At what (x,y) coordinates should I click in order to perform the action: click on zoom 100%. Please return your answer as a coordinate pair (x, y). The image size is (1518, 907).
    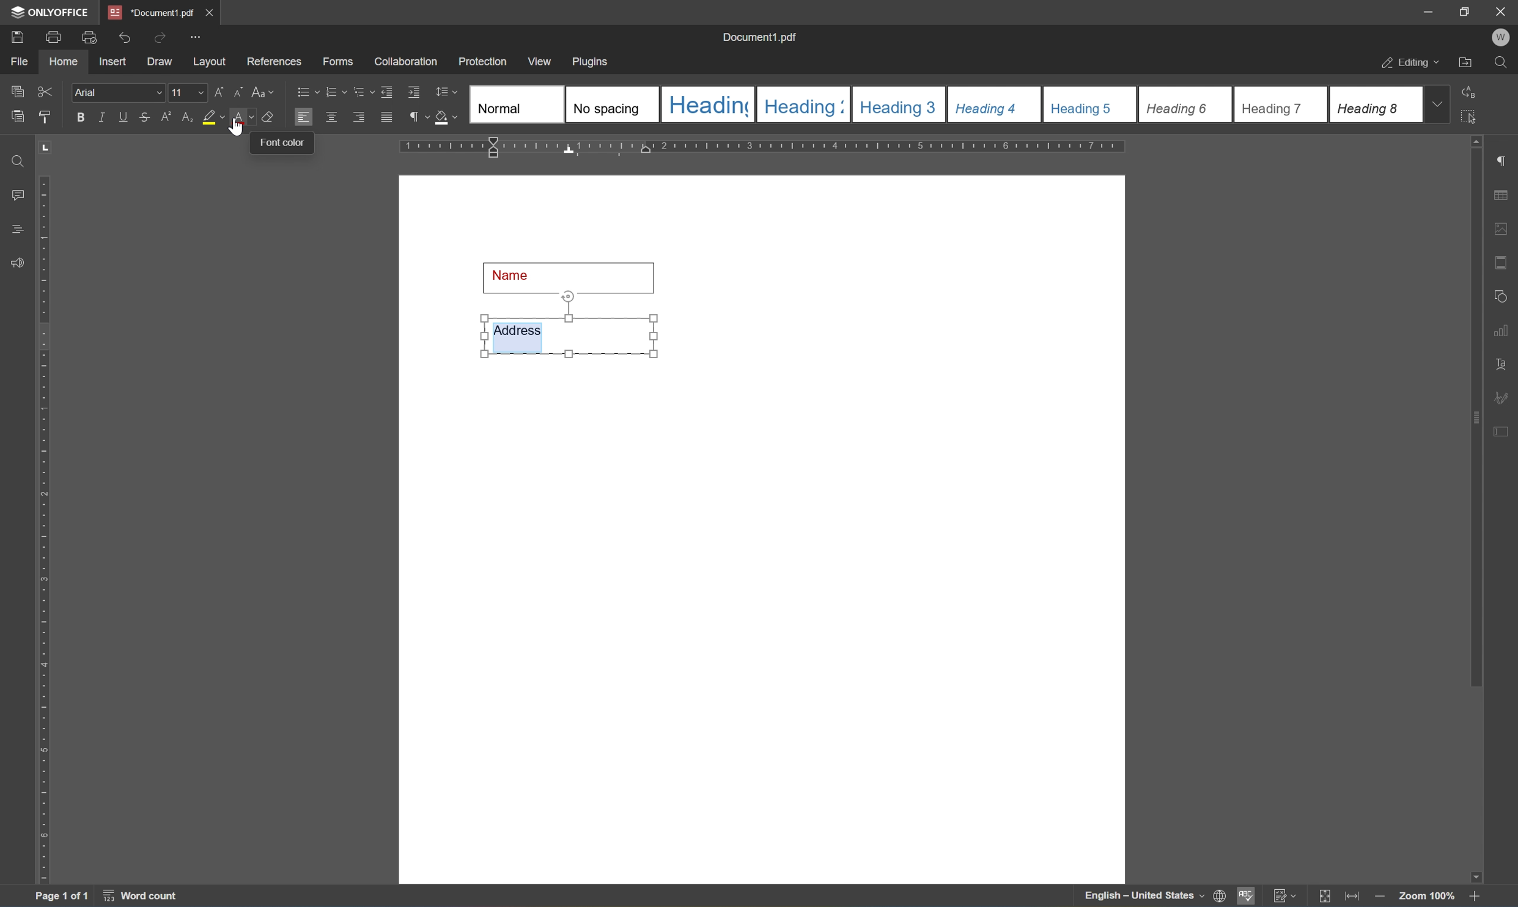
    Looking at the image, I should click on (1426, 895).